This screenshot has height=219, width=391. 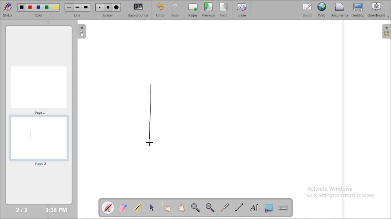 I want to click on redo, so click(x=177, y=10).